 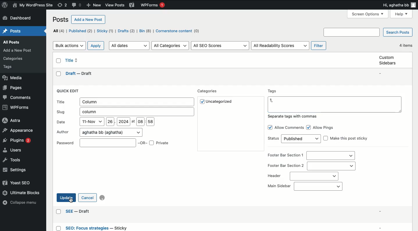 What do you see at coordinates (81, 31) in the screenshot?
I see `Published` at bounding box center [81, 31].